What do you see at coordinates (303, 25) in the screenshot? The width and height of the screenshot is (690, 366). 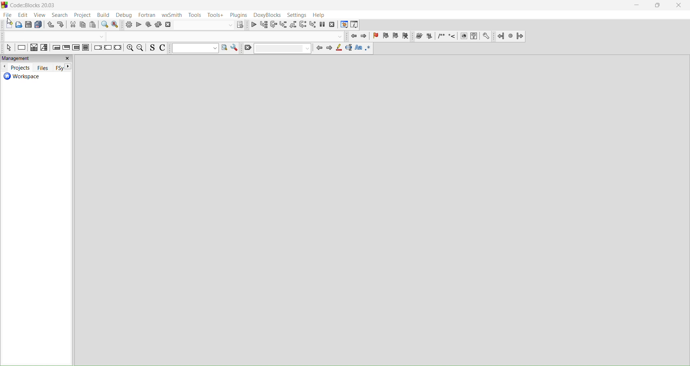 I see `next instruction` at bounding box center [303, 25].